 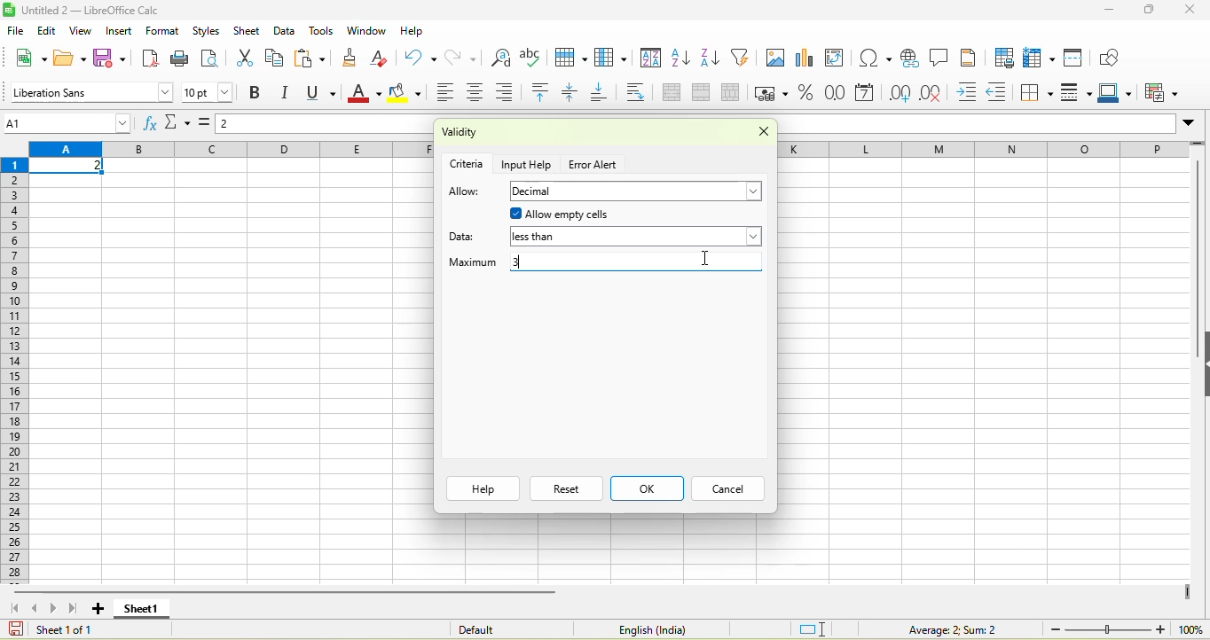 I want to click on delete decimal, so click(x=938, y=94).